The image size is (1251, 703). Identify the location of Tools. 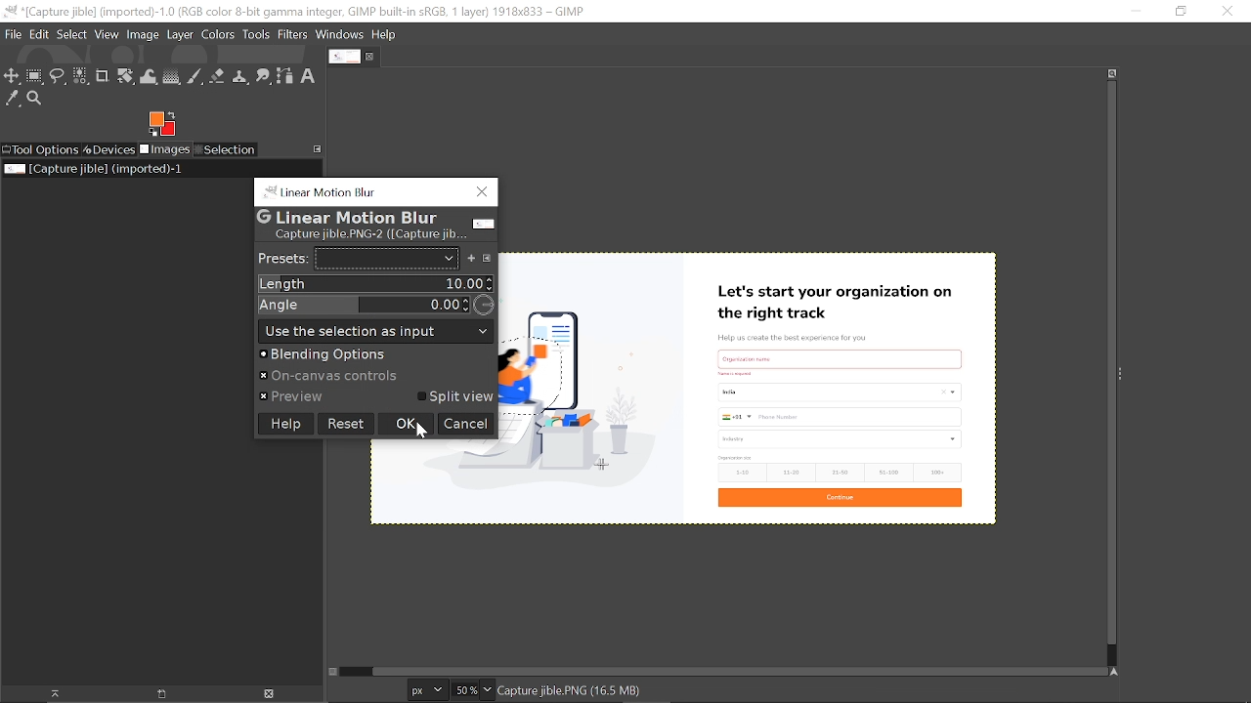
(256, 35).